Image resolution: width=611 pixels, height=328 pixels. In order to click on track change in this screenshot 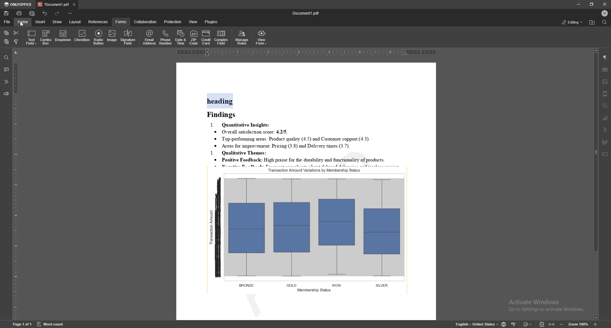, I will do `click(527, 324)`.